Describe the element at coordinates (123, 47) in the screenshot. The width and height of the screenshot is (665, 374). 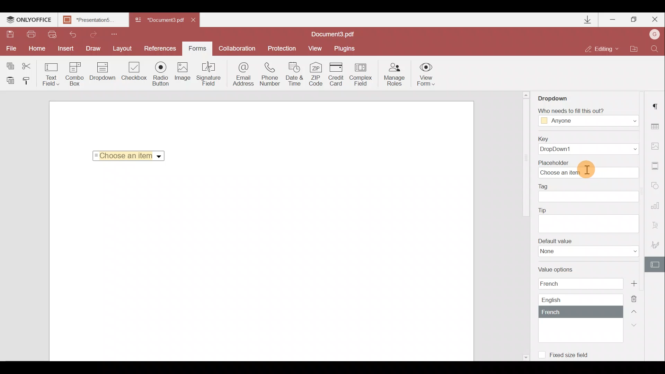
I see `Layout` at that location.